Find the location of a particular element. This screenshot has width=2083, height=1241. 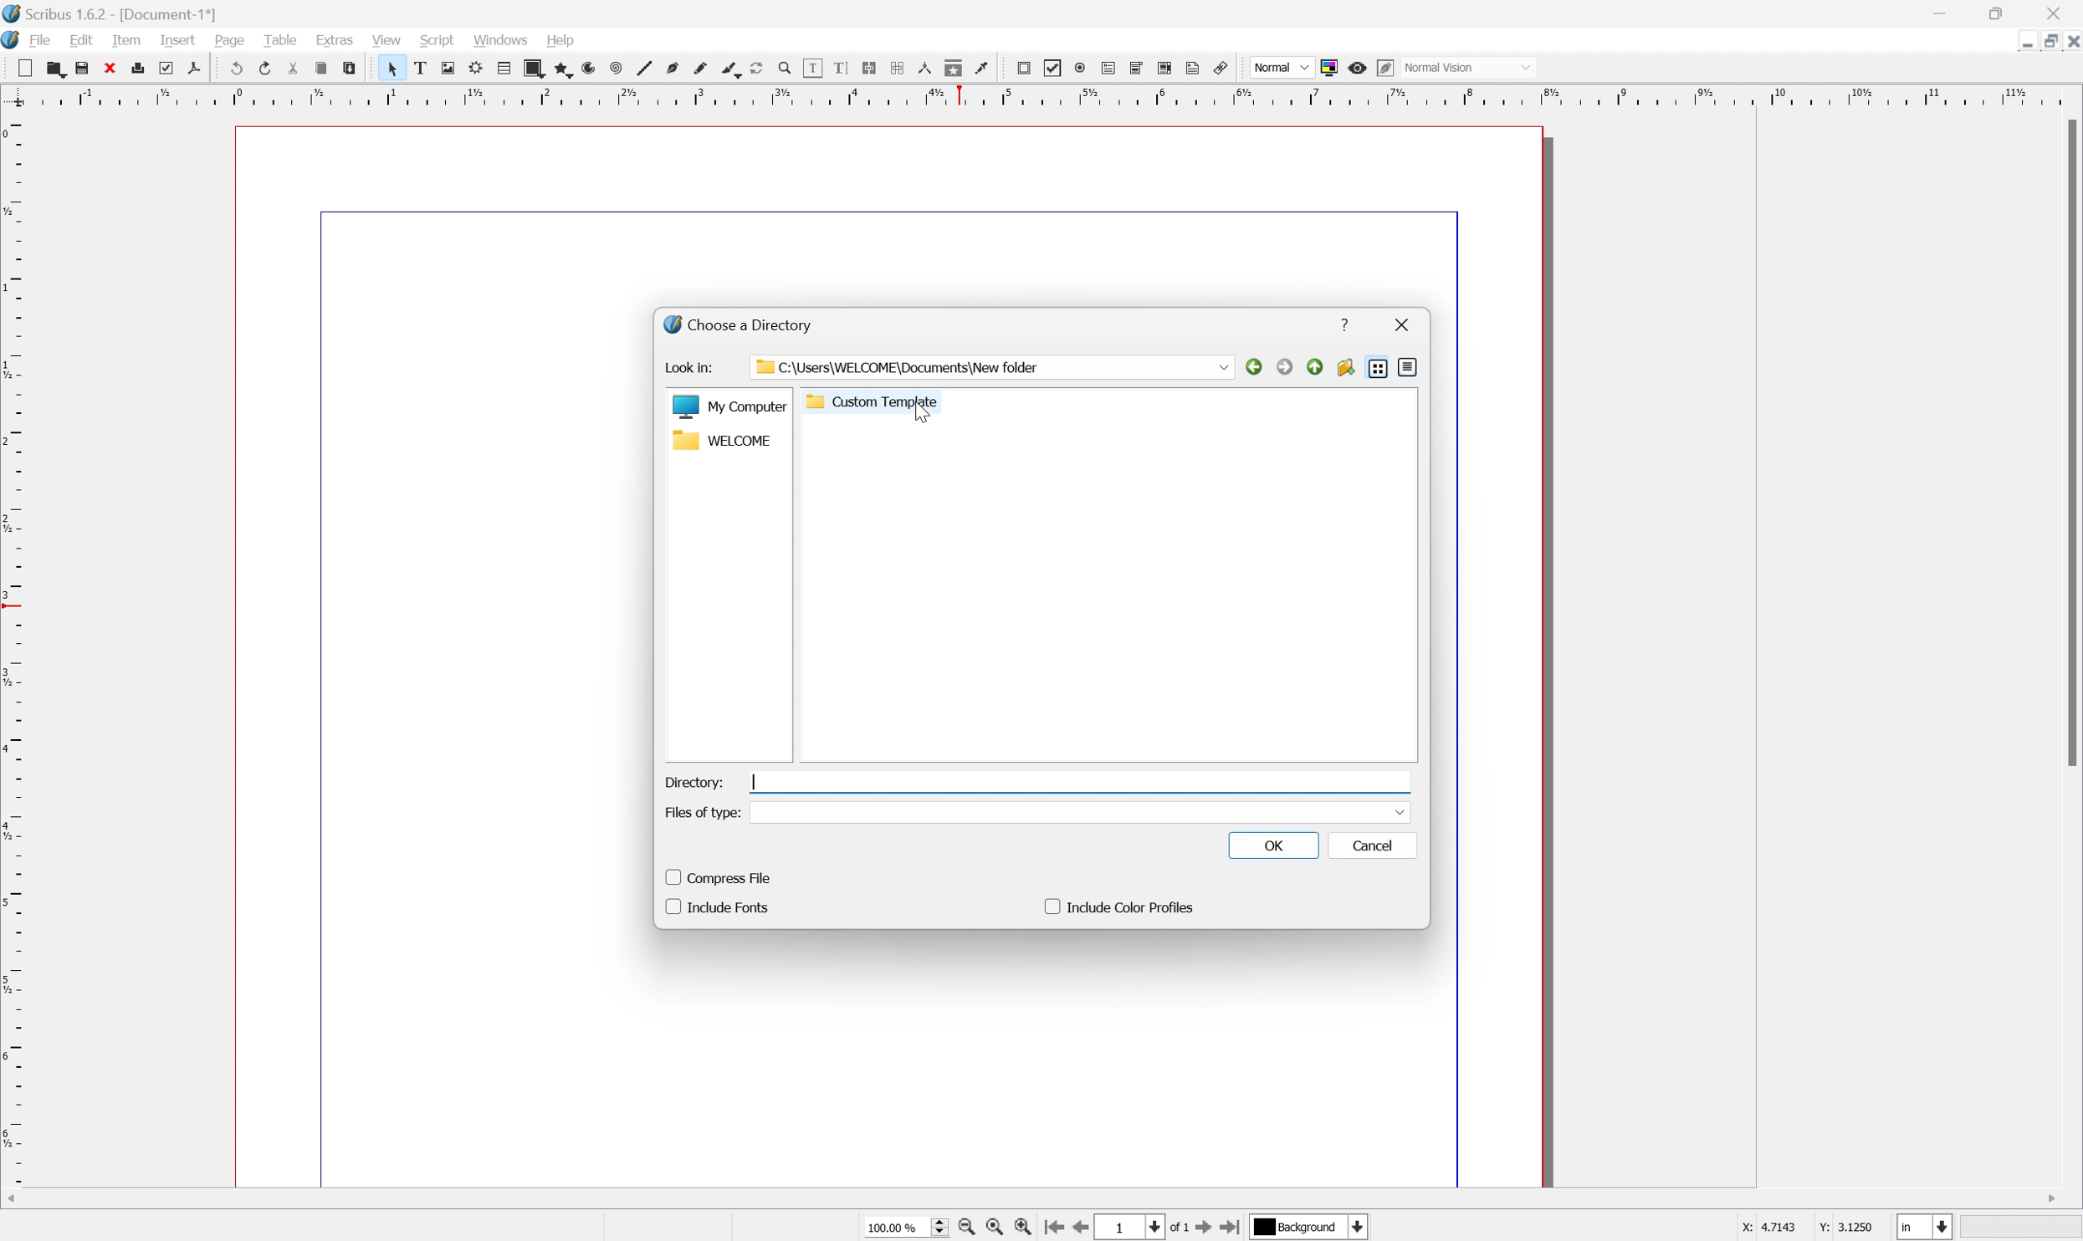

Zoom in or zoom out is located at coordinates (784, 69).